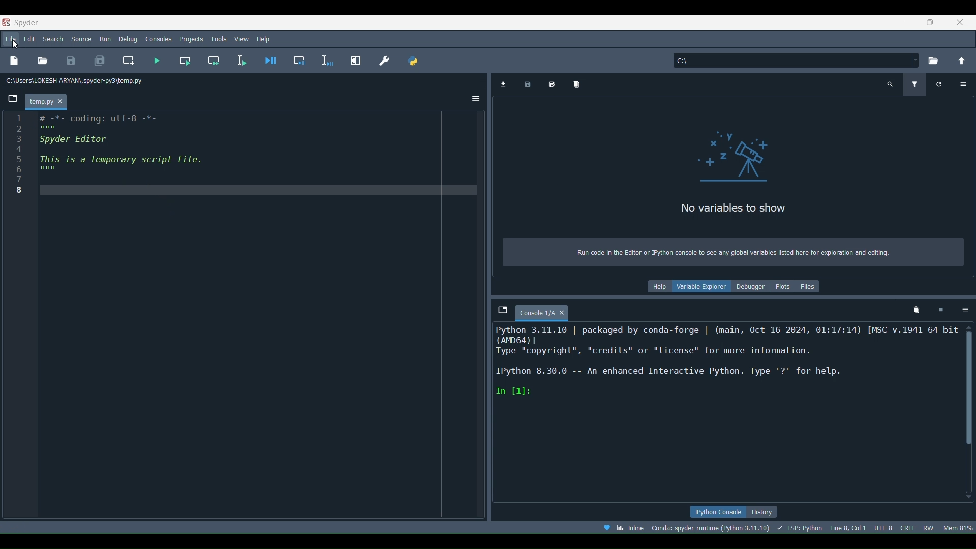  I want to click on Options, so click(964, 311).